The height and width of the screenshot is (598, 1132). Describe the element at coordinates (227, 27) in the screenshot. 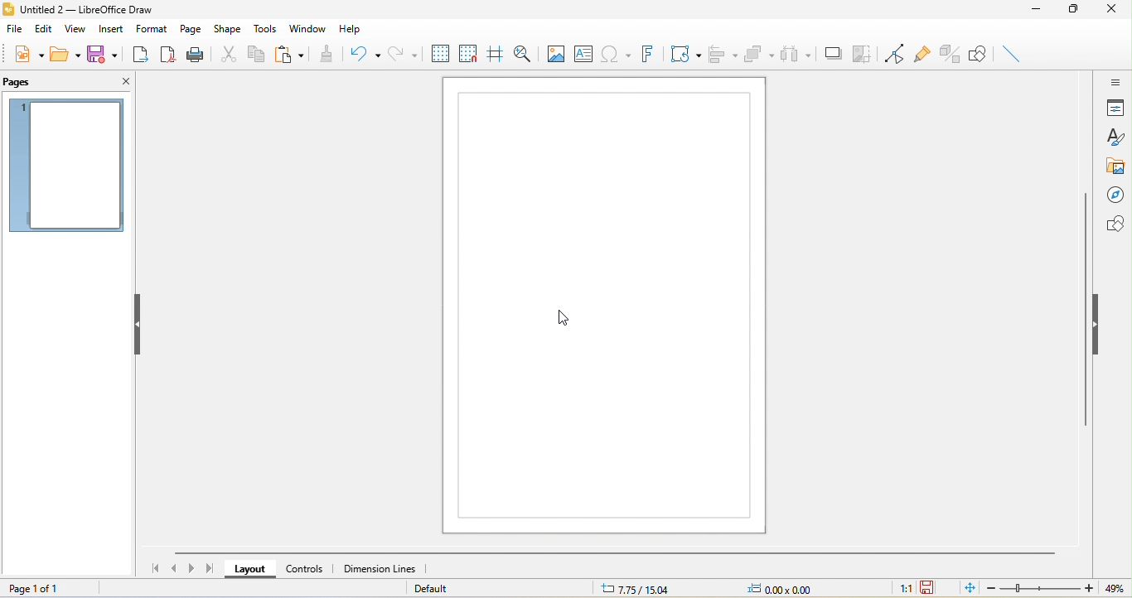

I see `shape` at that location.